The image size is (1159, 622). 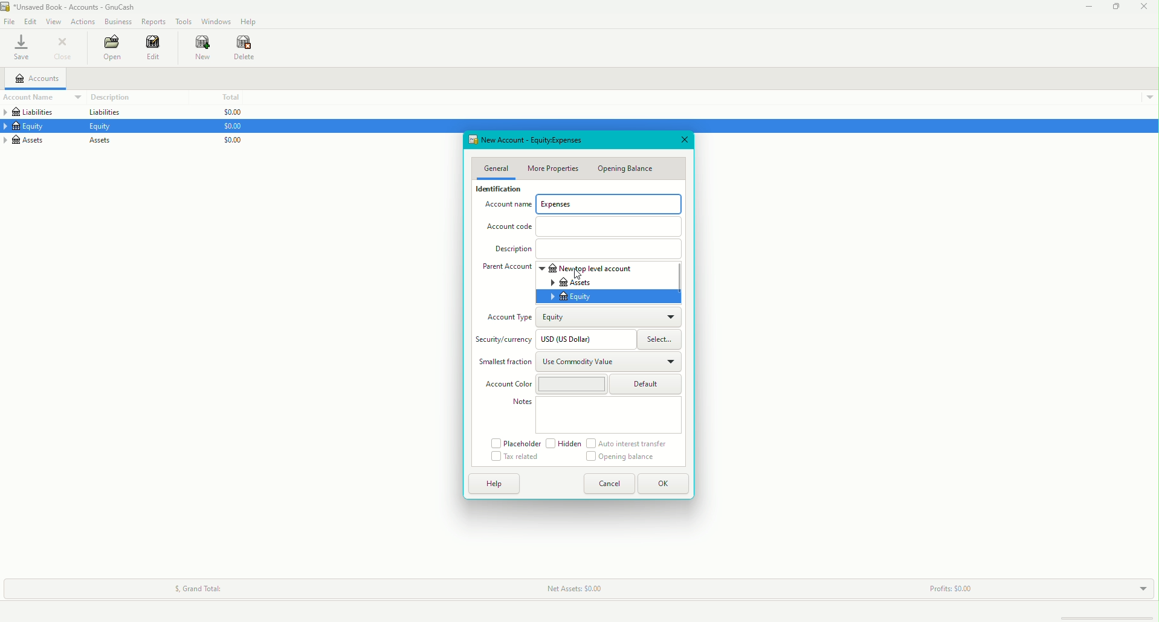 What do you see at coordinates (596, 415) in the screenshot?
I see `Notes` at bounding box center [596, 415].